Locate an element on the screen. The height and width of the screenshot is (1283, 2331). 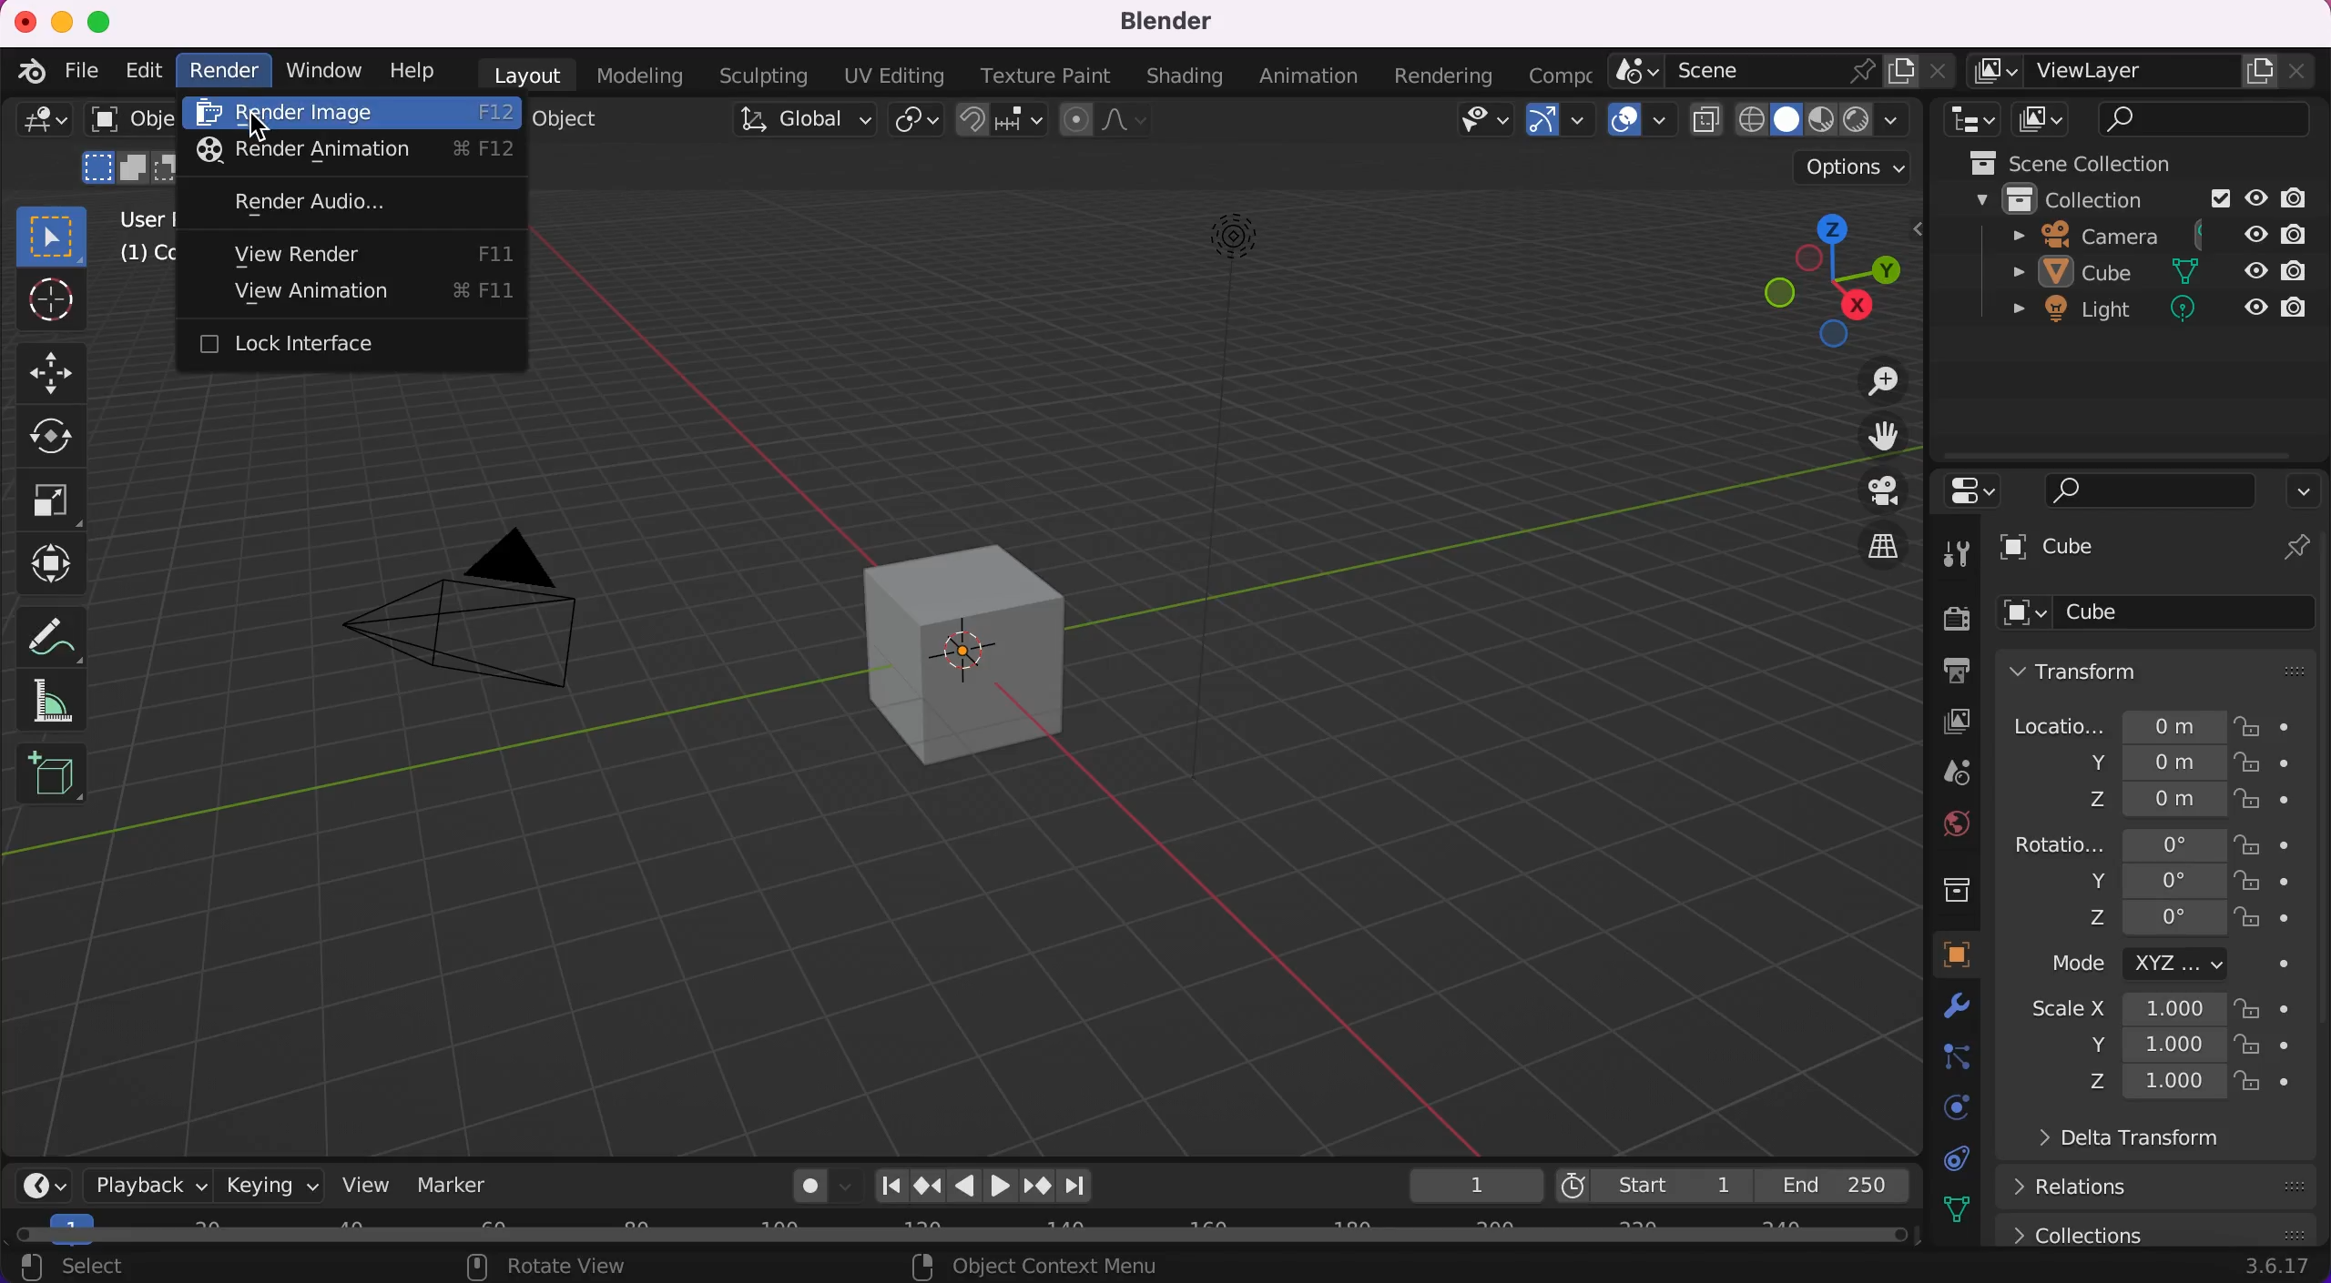
editor type is located at coordinates (1979, 494).